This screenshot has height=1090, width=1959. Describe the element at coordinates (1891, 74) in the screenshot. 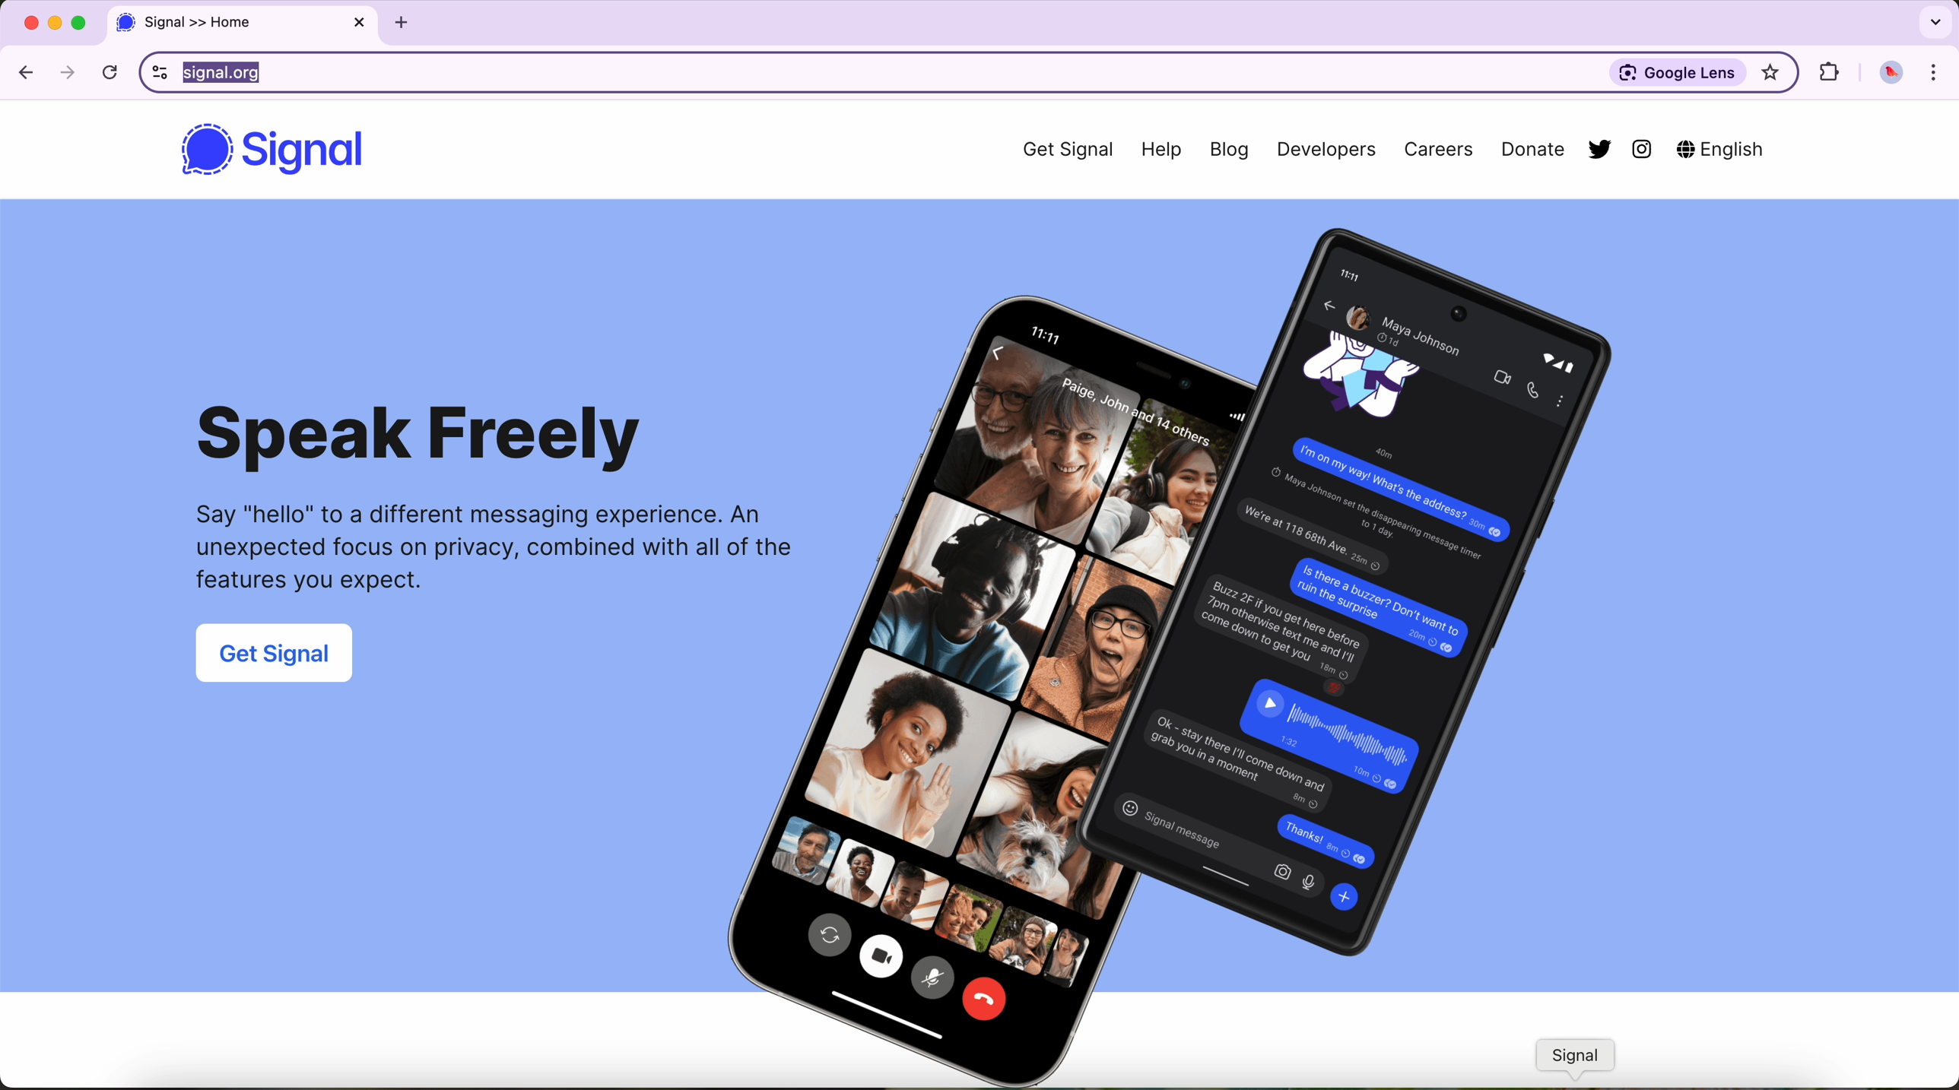

I see `profile picture` at that location.